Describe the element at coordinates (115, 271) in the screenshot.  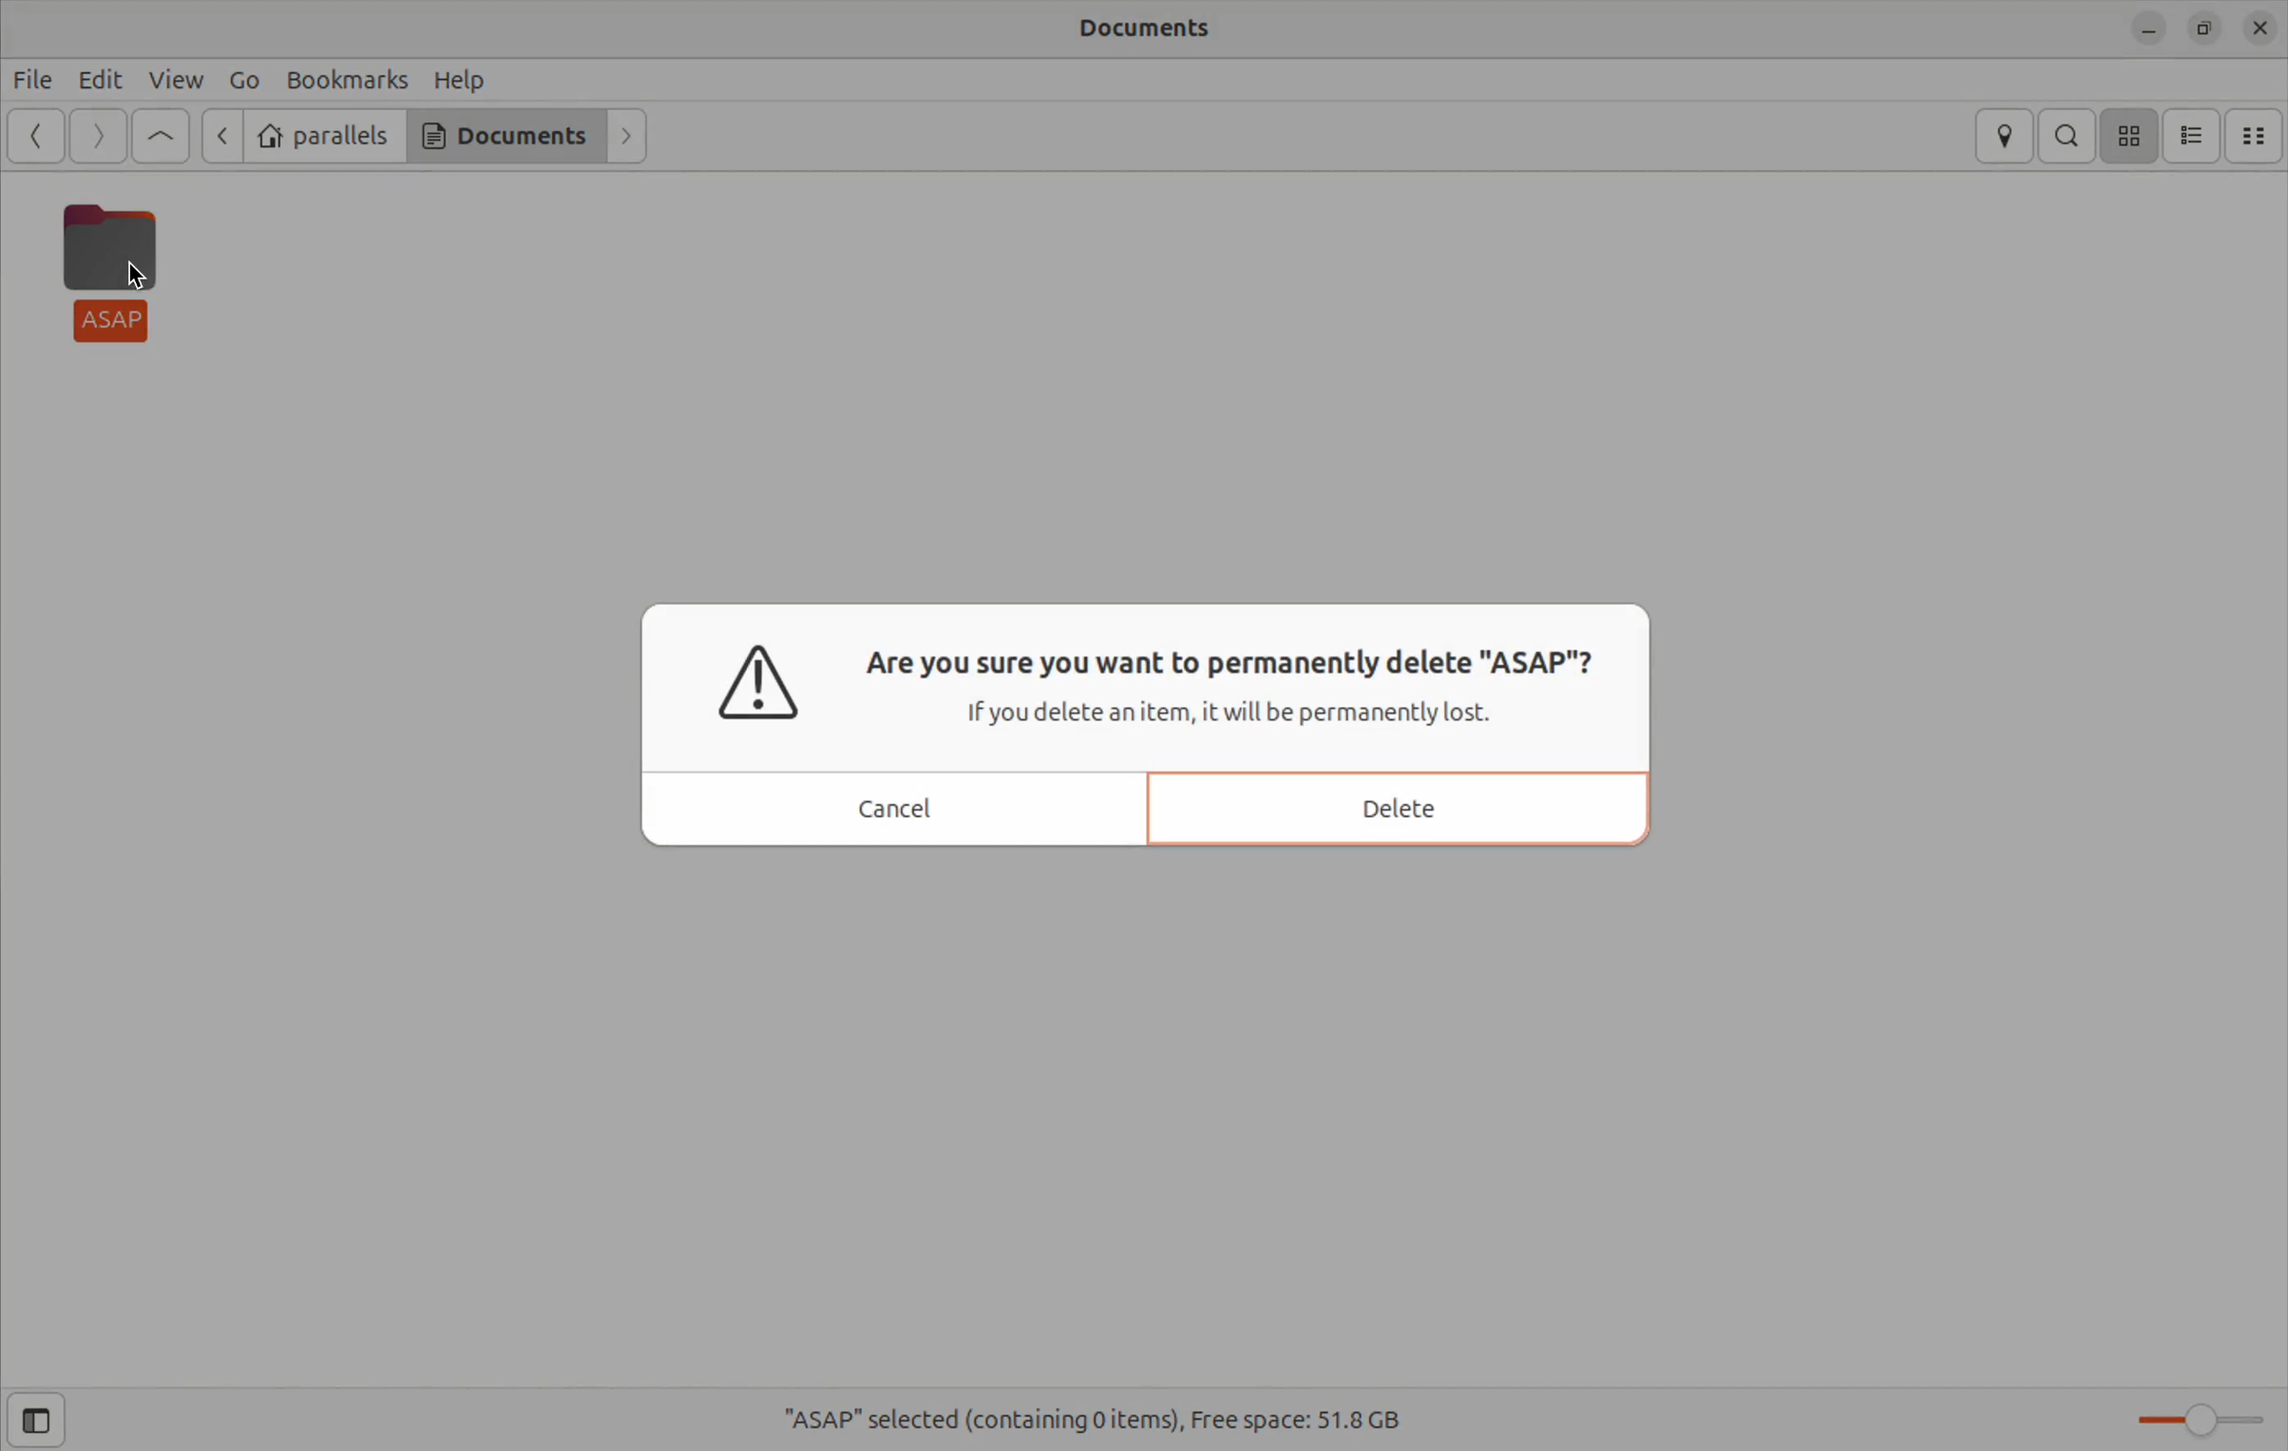
I see `ASAP` at that location.